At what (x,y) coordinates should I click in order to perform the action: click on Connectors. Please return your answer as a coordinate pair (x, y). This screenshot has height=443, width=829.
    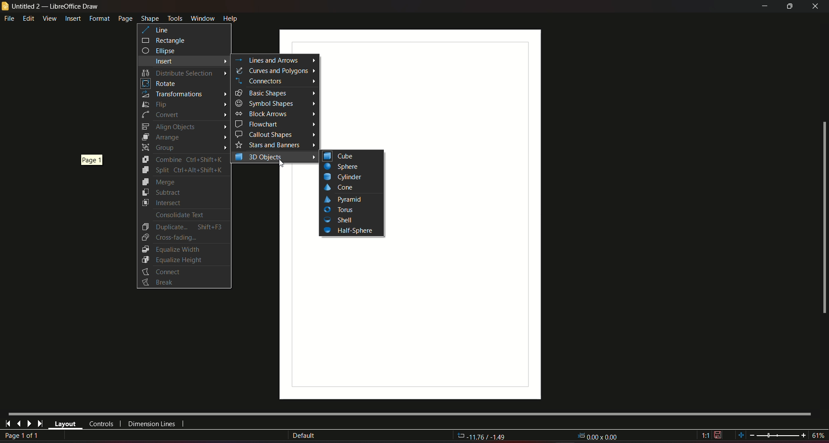
    Looking at the image, I should click on (258, 81).